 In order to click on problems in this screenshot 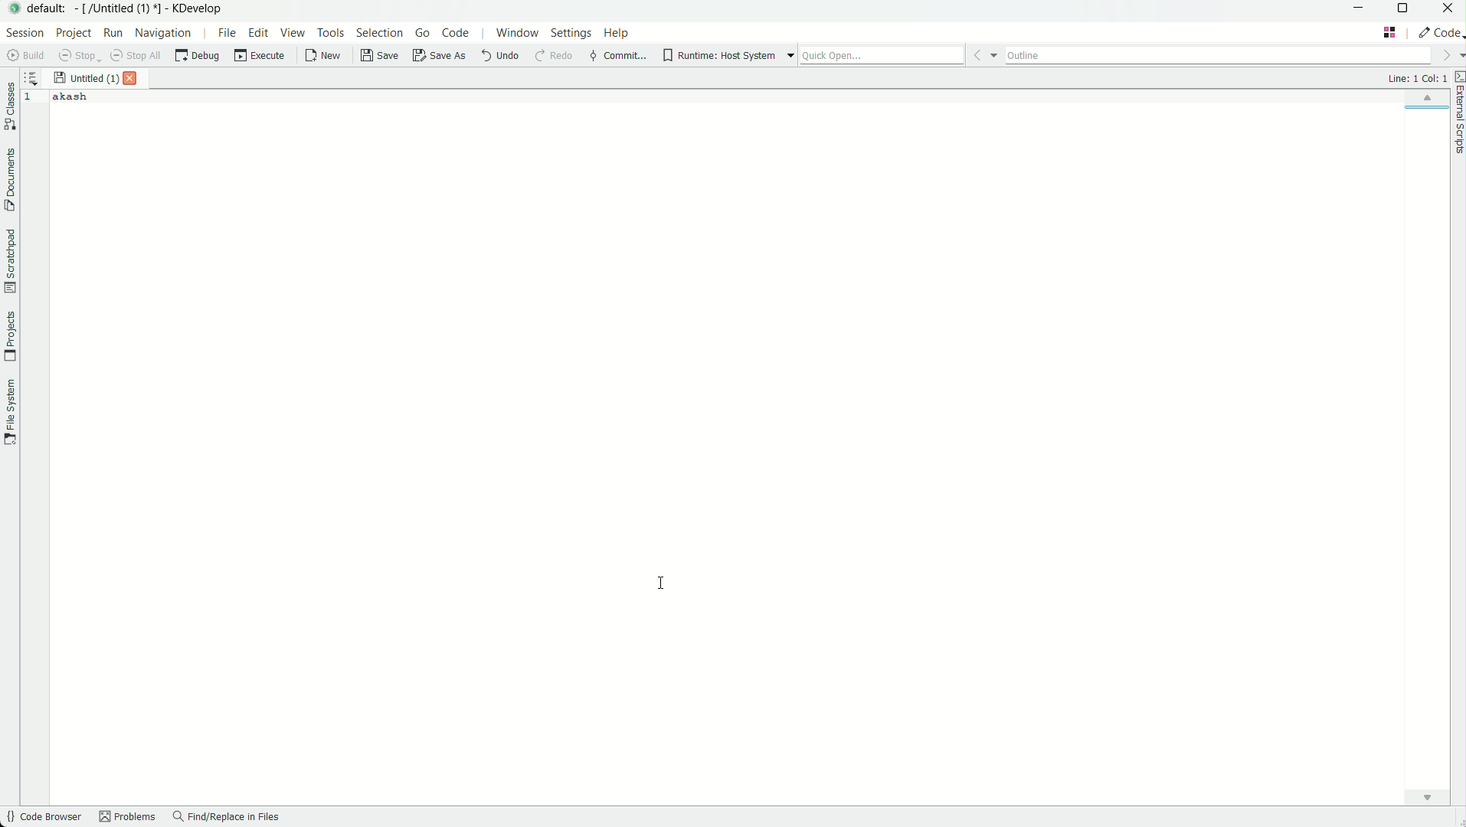, I will do `click(128, 818)`.